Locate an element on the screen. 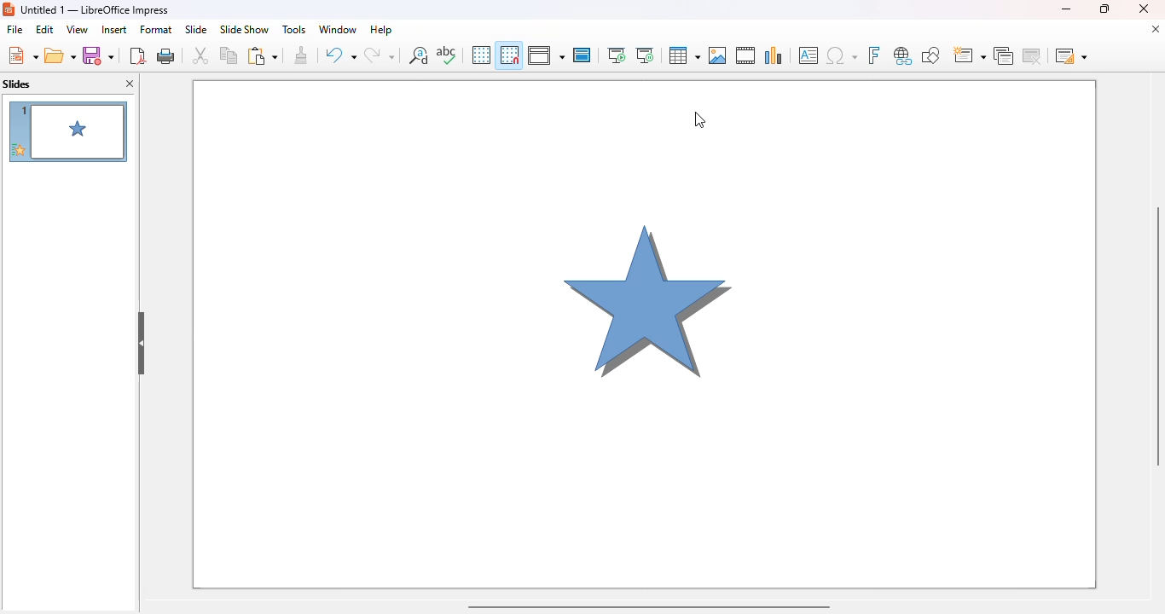 Image resolution: width=1165 pixels, height=614 pixels. show draw functions is located at coordinates (930, 56).